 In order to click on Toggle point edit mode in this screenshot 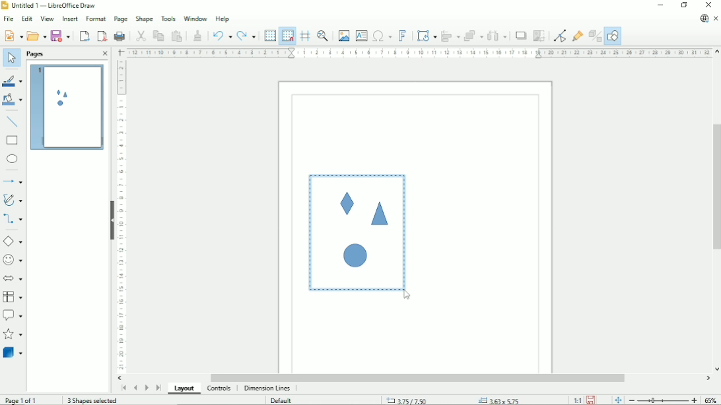, I will do `click(559, 36)`.